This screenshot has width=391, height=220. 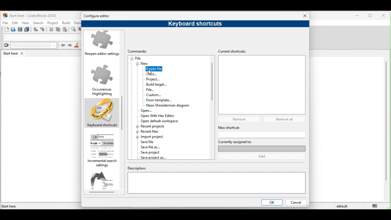 What do you see at coordinates (154, 90) in the screenshot?
I see `file` at bounding box center [154, 90].